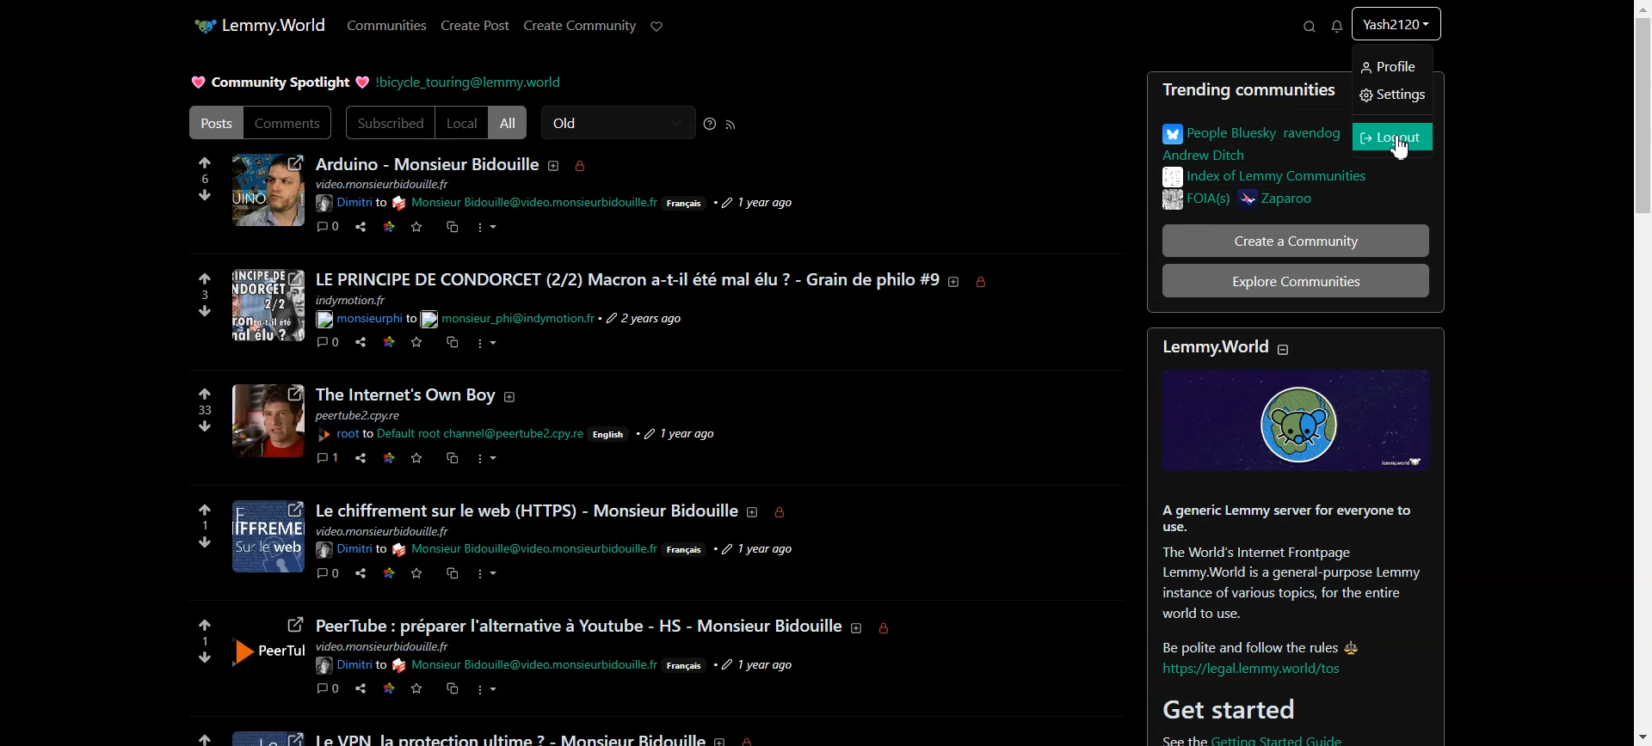 Image resolution: width=1652 pixels, height=746 pixels. I want to click on All, so click(508, 122).